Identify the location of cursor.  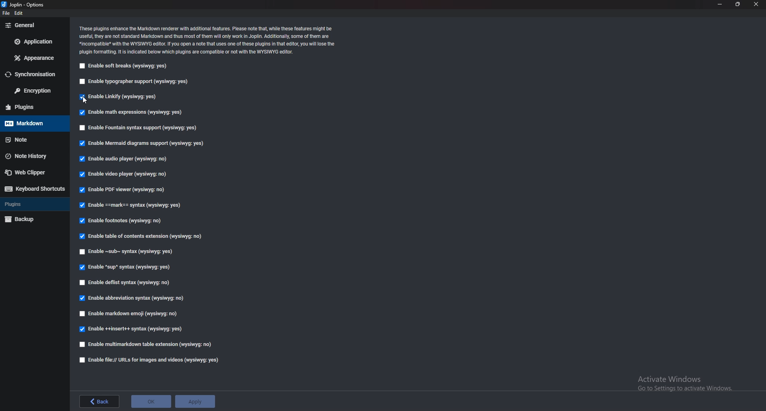
(85, 99).